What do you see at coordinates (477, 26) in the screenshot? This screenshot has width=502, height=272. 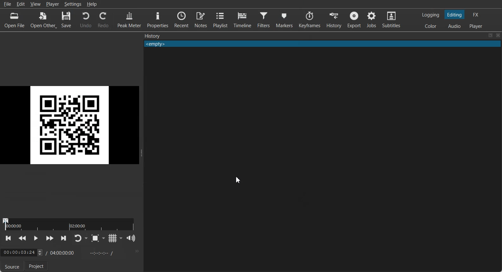 I see `Switching to Player Only Layout` at bounding box center [477, 26].